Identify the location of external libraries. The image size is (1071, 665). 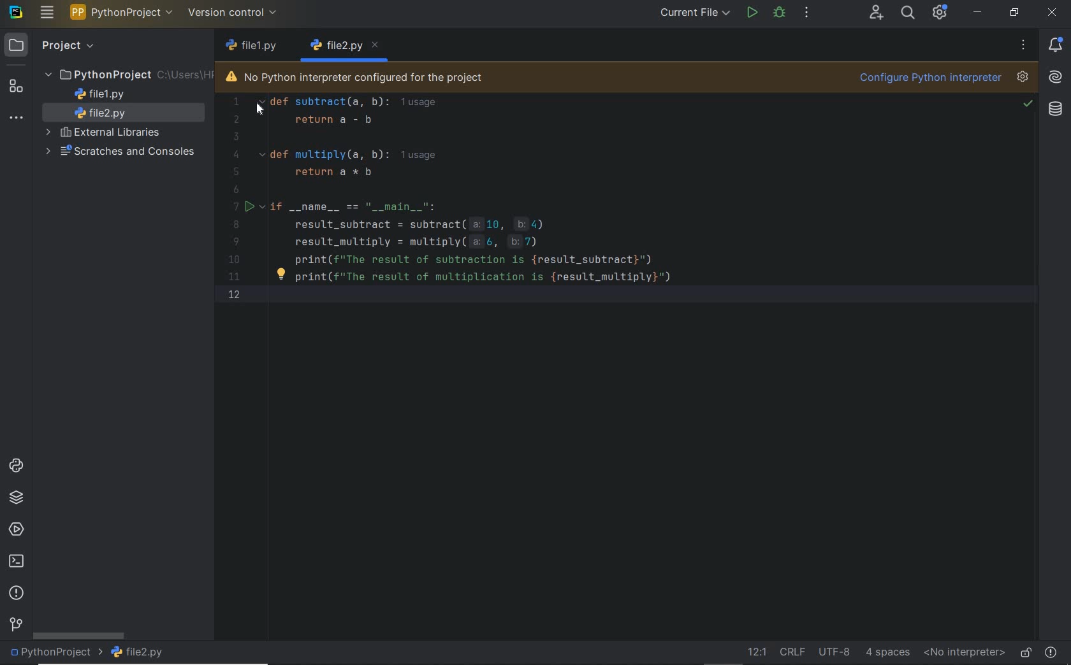
(105, 133).